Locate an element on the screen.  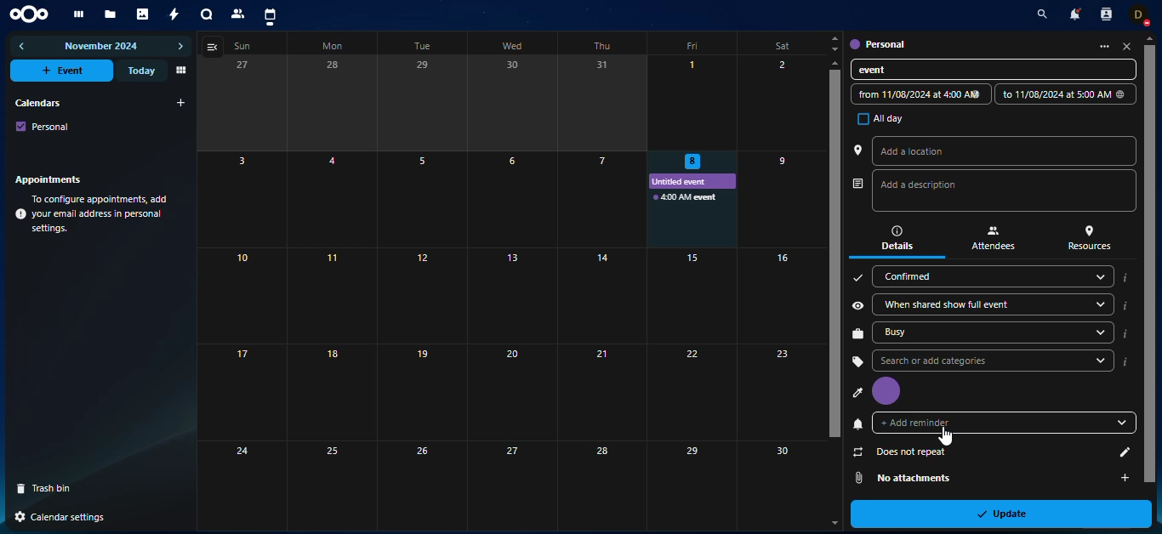
1 is located at coordinates (693, 103).